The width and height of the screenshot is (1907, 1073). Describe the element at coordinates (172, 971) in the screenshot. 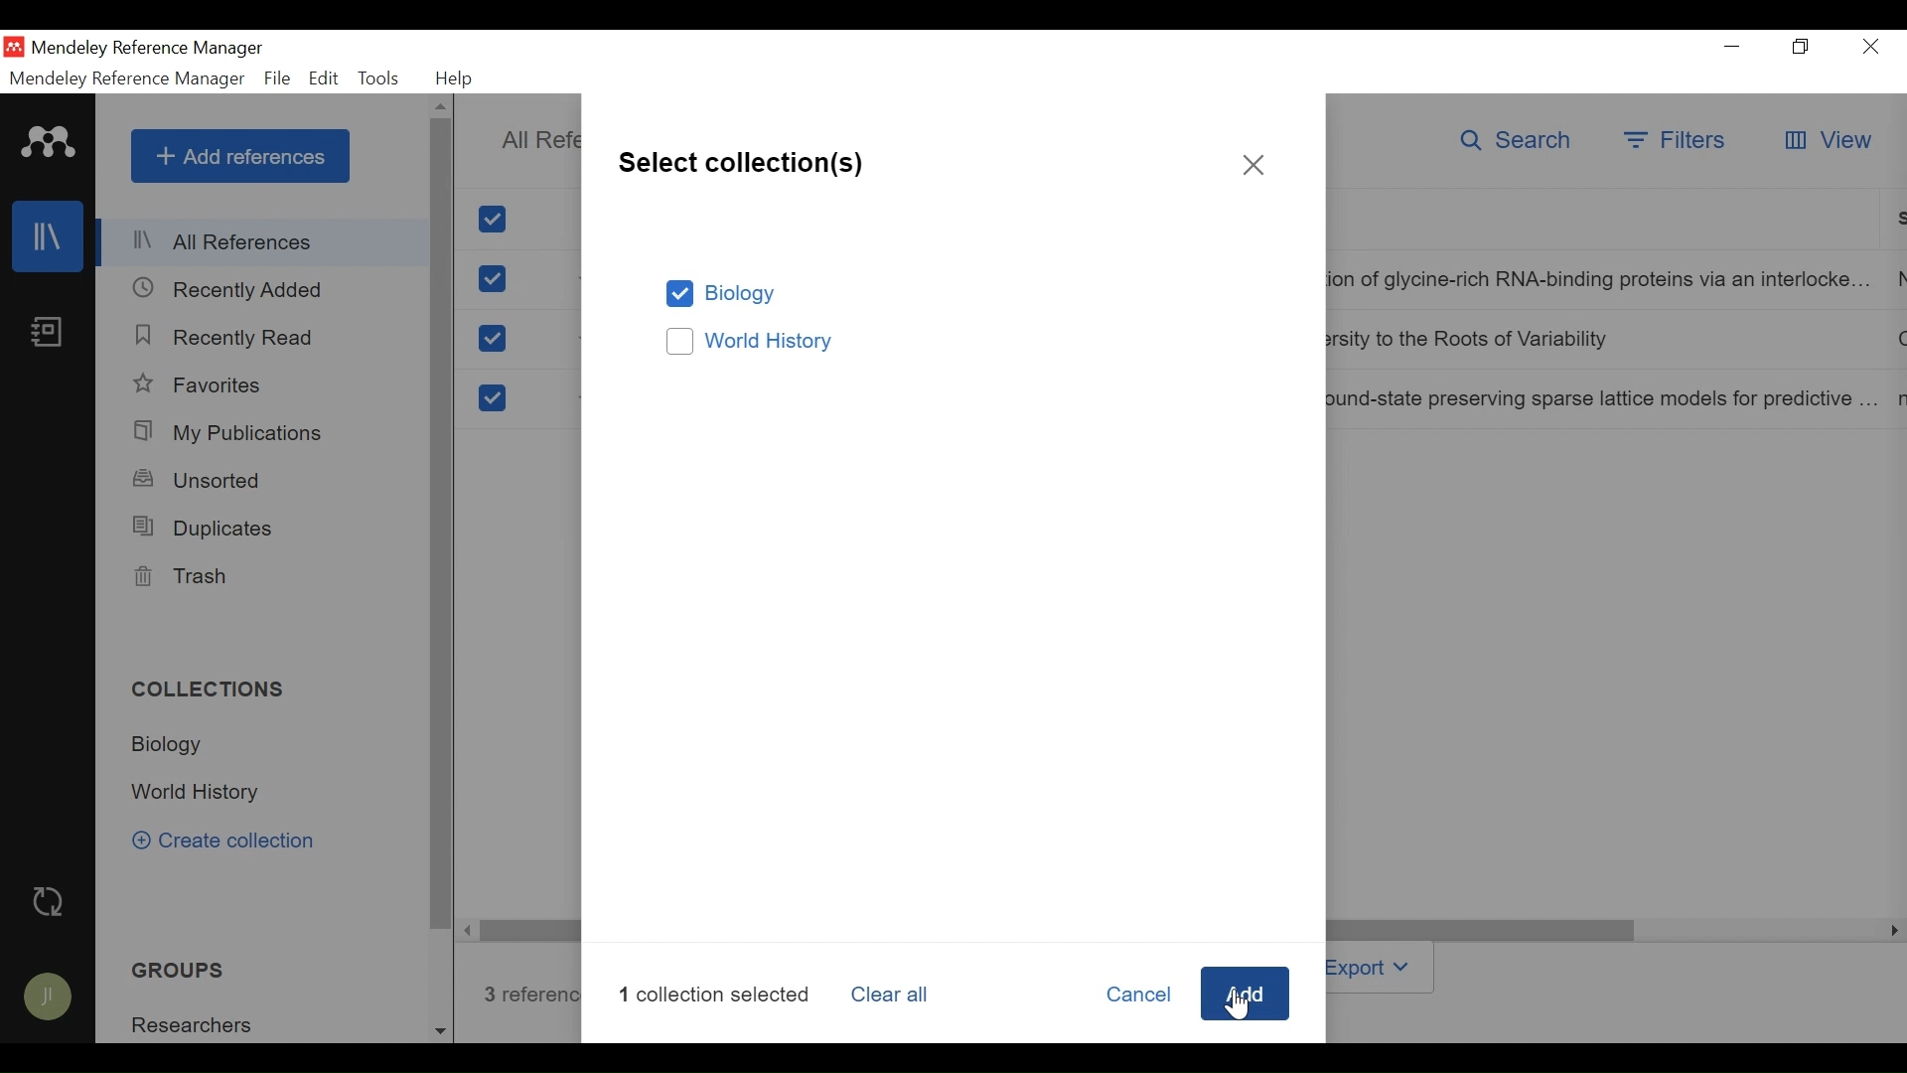

I see `Groups ` at that location.